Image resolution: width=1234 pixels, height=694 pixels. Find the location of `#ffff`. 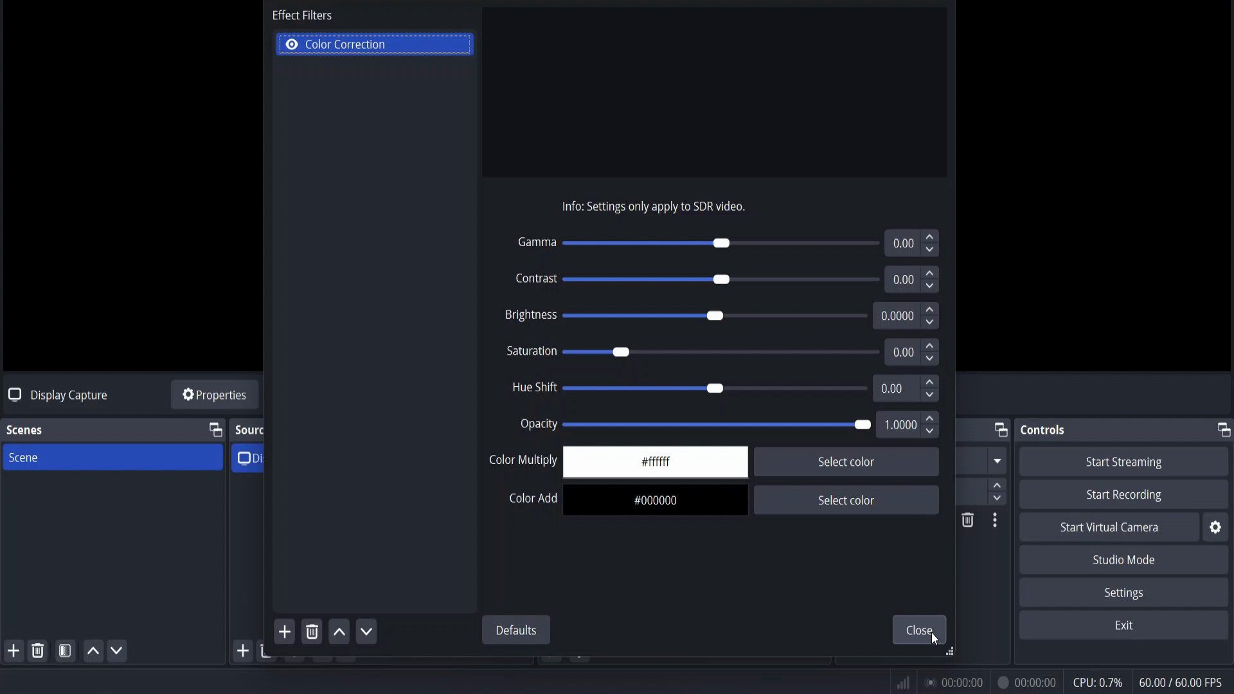

#ffff is located at coordinates (657, 461).